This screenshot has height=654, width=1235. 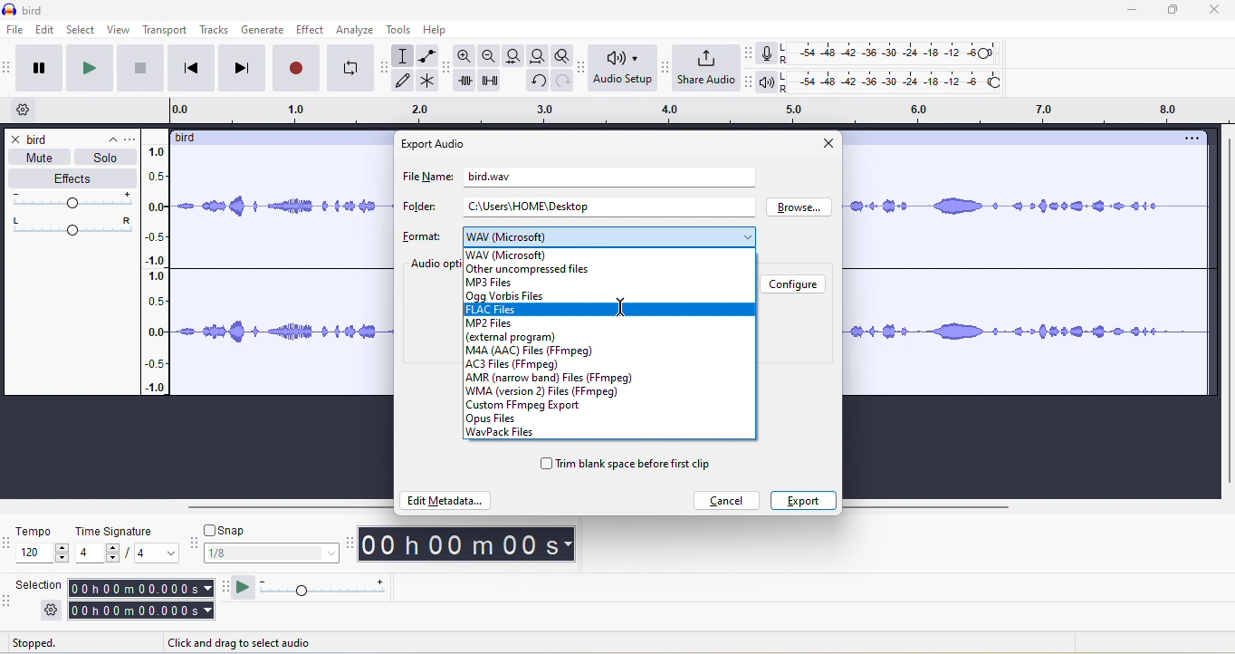 I want to click on play at speed, so click(x=330, y=590).